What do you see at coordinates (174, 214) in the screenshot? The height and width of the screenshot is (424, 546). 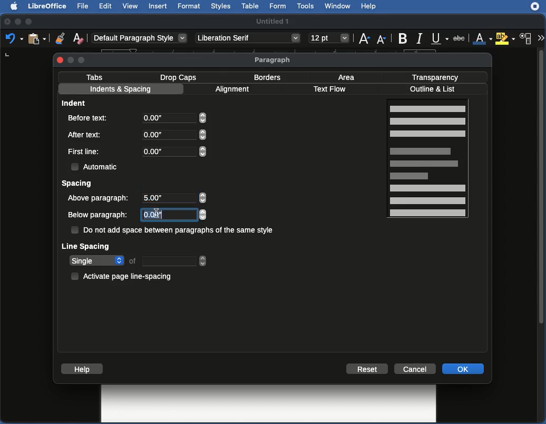 I see `0.00"` at bounding box center [174, 214].